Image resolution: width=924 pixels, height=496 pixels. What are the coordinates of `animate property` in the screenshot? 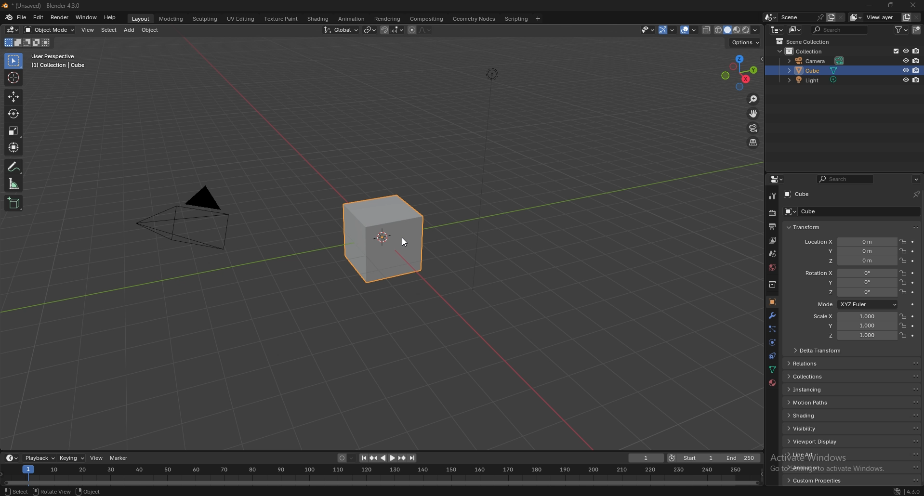 It's located at (913, 242).